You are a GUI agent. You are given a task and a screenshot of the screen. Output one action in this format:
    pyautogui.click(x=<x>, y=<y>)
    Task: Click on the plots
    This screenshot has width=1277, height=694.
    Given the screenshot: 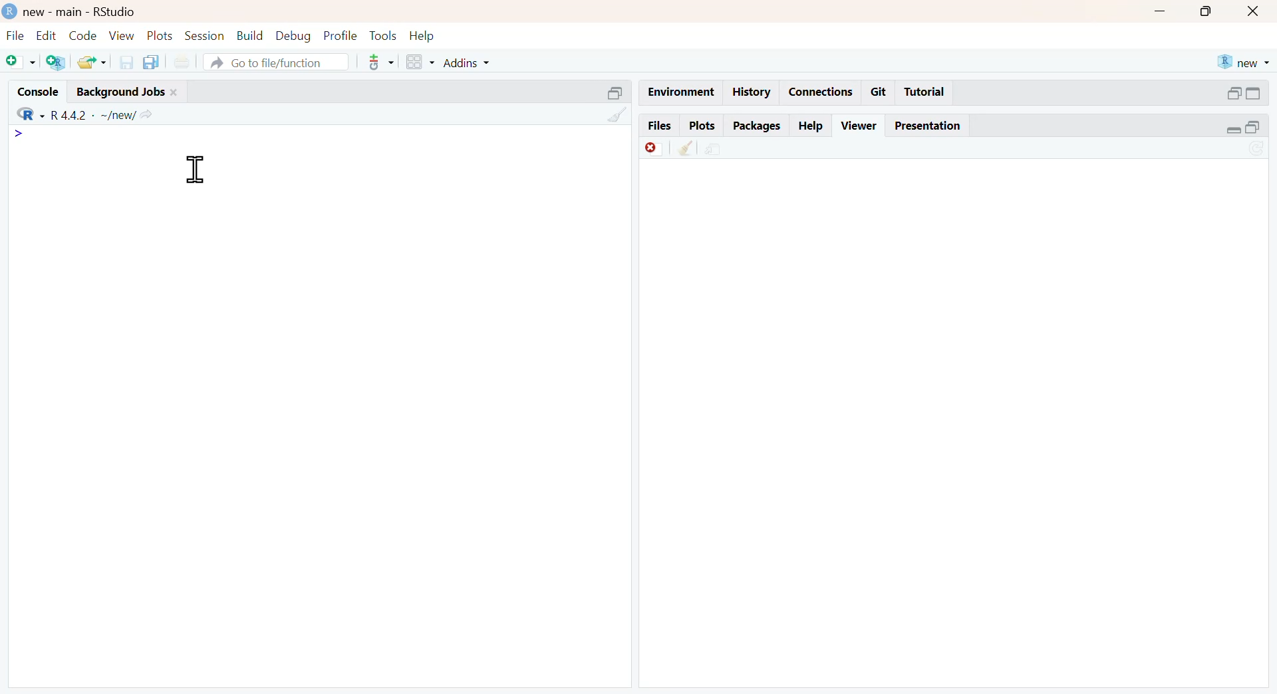 What is the action you would take?
    pyautogui.click(x=702, y=126)
    